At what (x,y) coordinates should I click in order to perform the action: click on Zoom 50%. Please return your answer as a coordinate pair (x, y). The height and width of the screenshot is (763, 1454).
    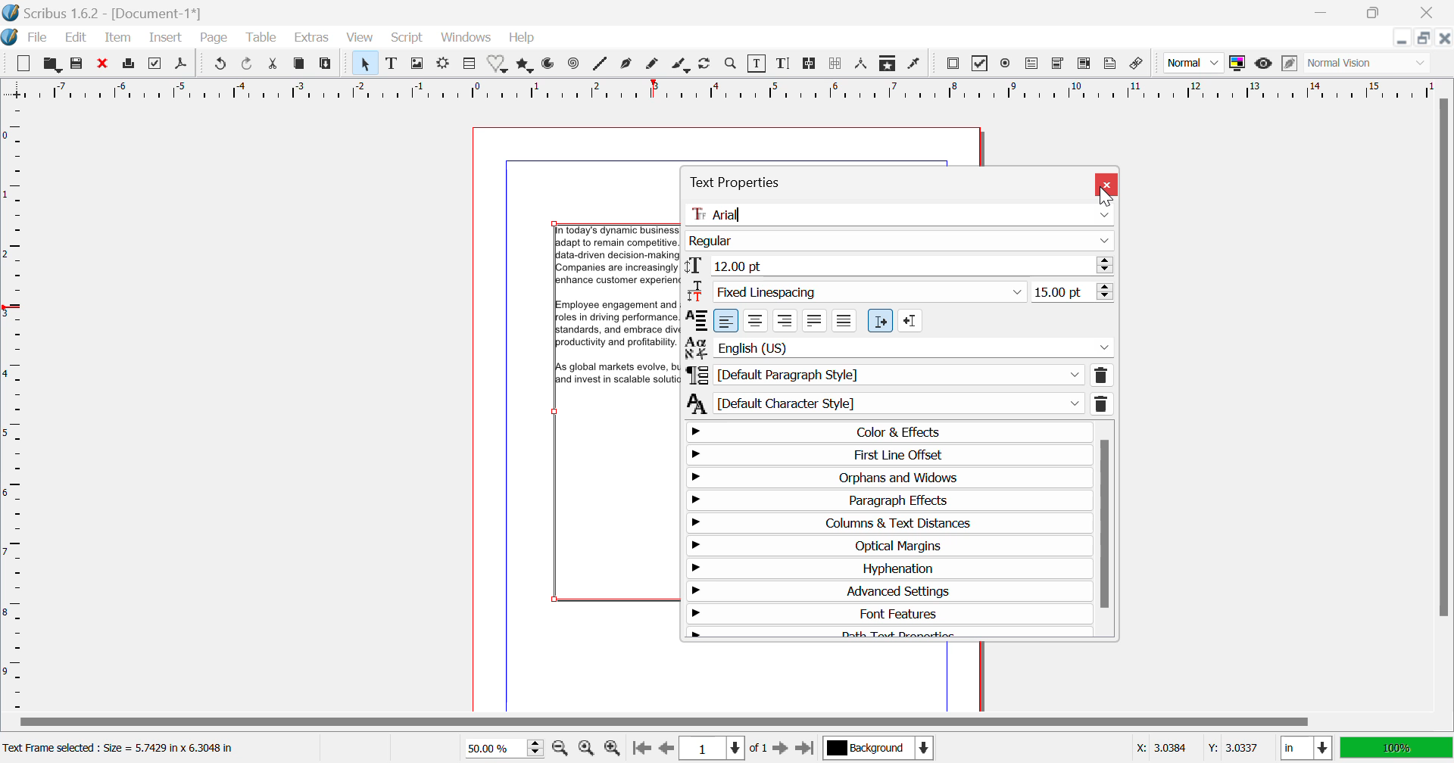
    Looking at the image, I should click on (503, 746).